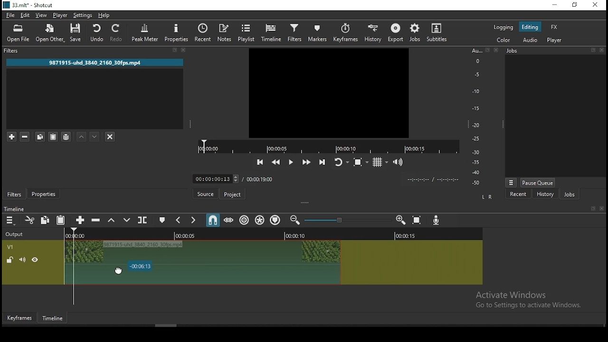 This screenshot has width=608, height=342. I want to click on playback time, so click(326, 146).